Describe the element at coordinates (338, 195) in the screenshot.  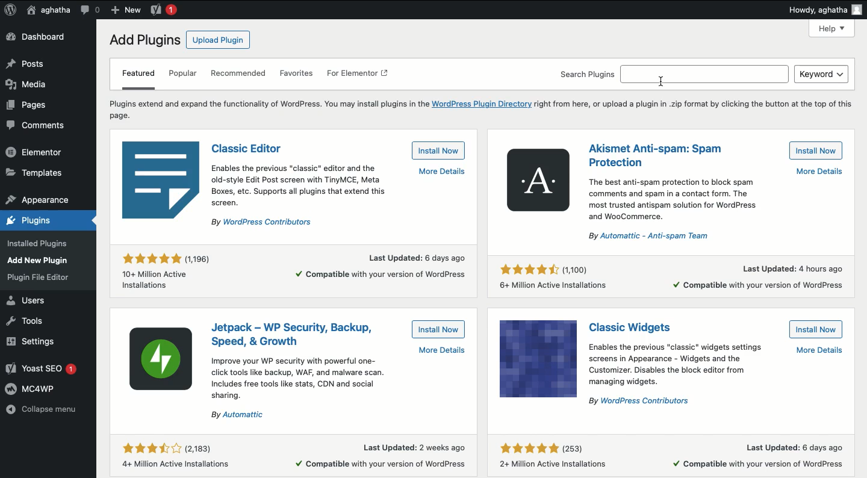
I see `Enables the previous "classic" editor and the
old-style Edit Post screen with TinyMCE, Meta
Boxes, etc. Supports all plugins that extend this
screen.` at that location.